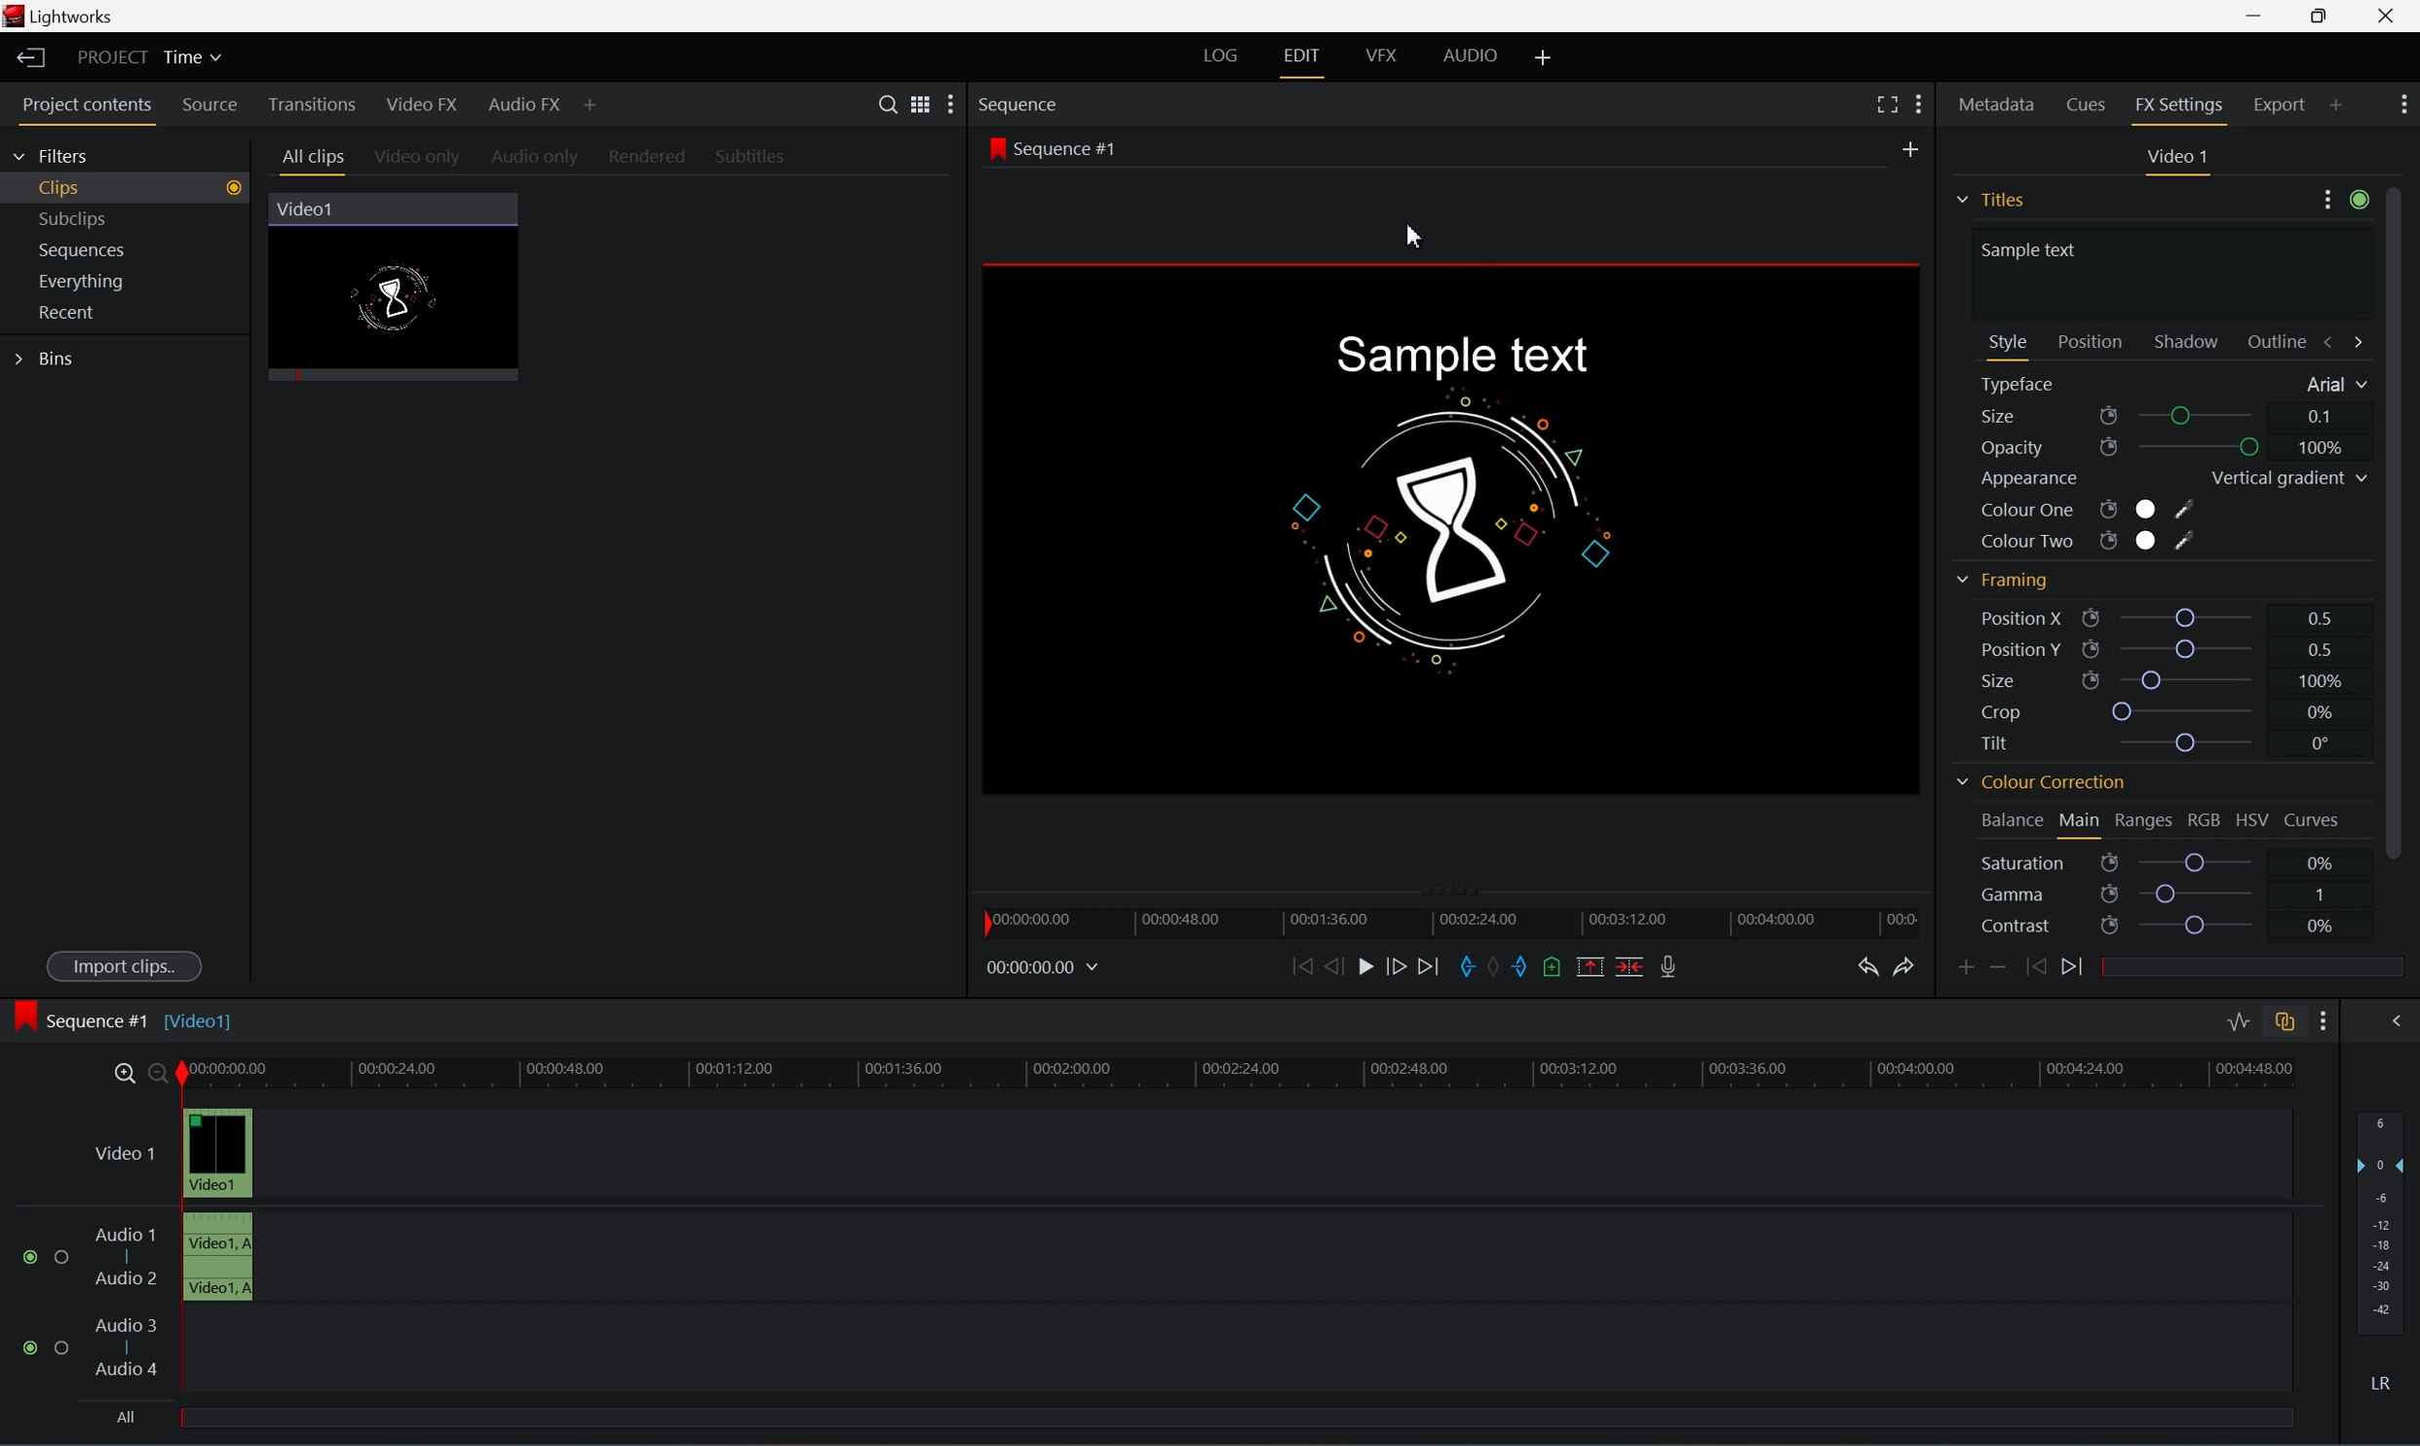 The height and width of the screenshot is (1446, 2420). Describe the element at coordinates (218, 1201) in the screenshot. I see `video tracks` at that location.